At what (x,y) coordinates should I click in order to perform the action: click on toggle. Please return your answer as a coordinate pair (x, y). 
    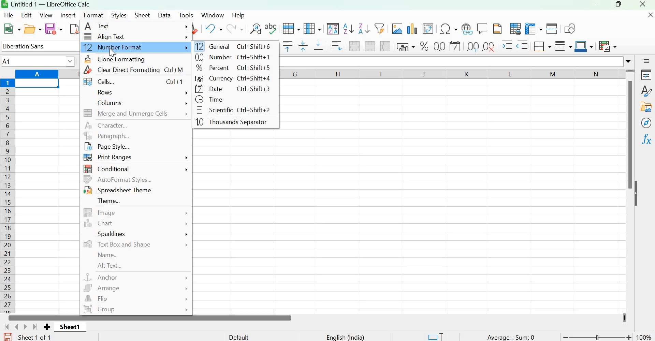
    Looking at the image, I should click on (599, 336).